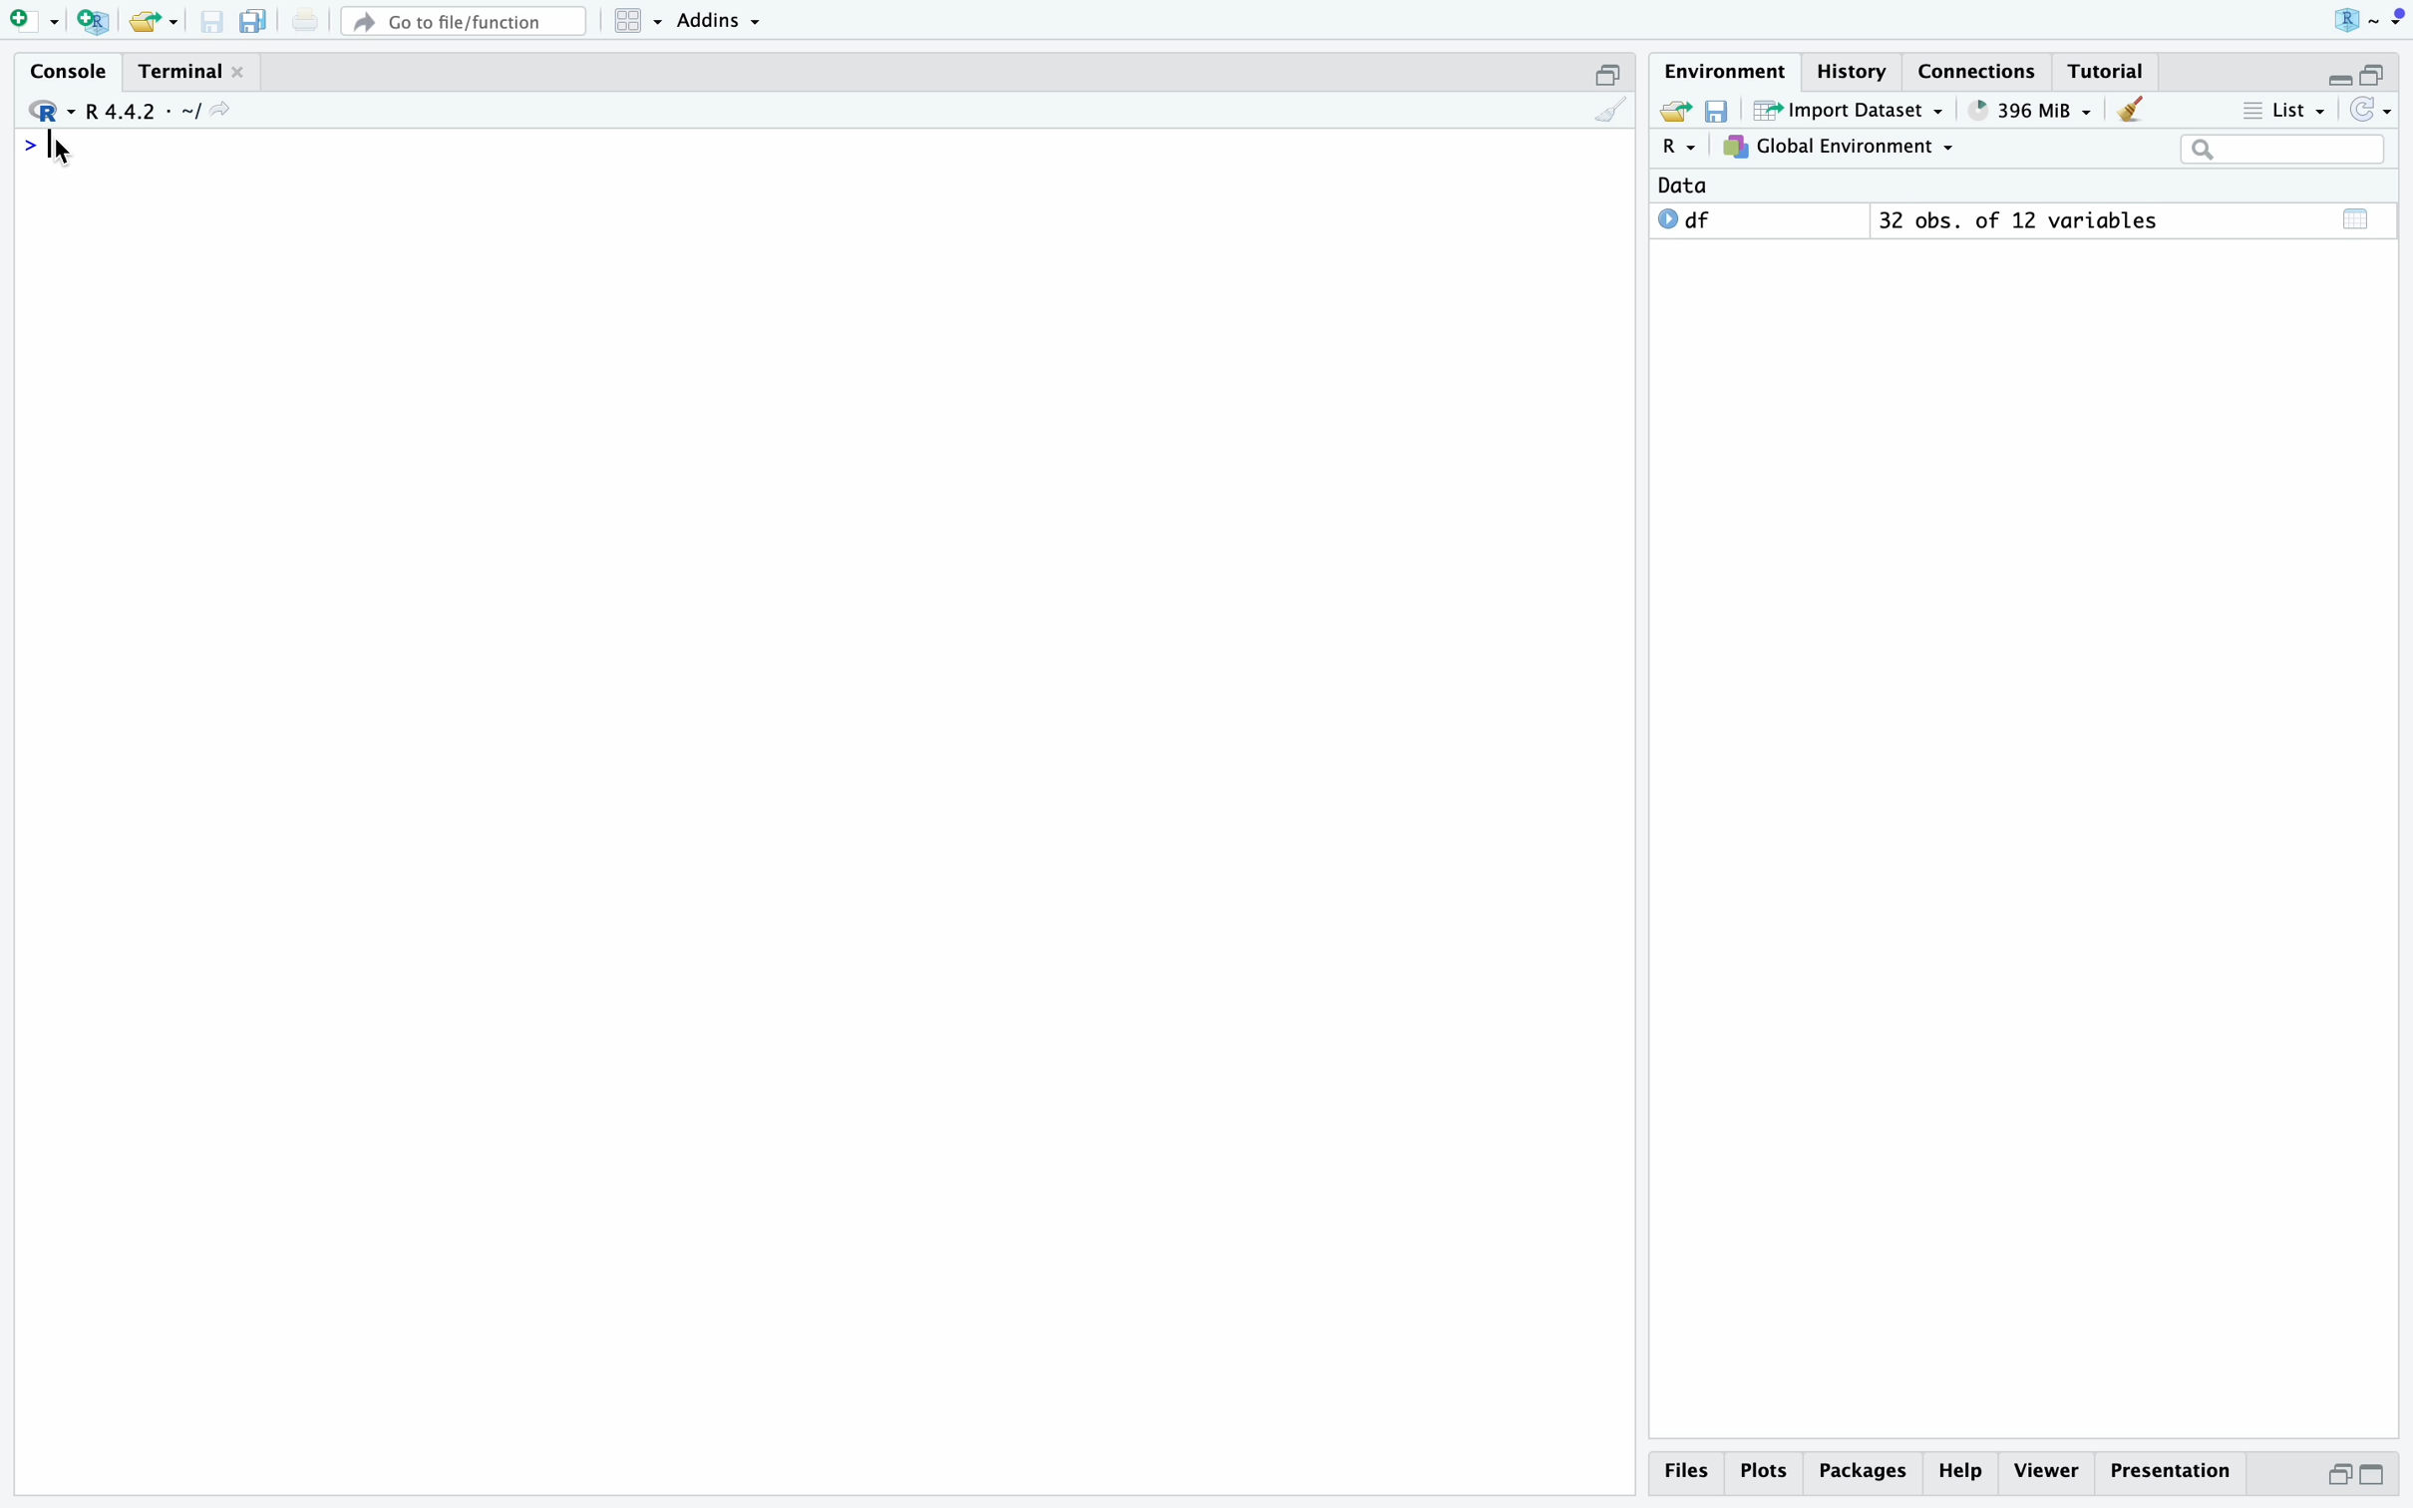  What do you see at coordinates (2338, 1475) in the screenshot?
I see `open in separate window` at bounding box center [2338, 1475].